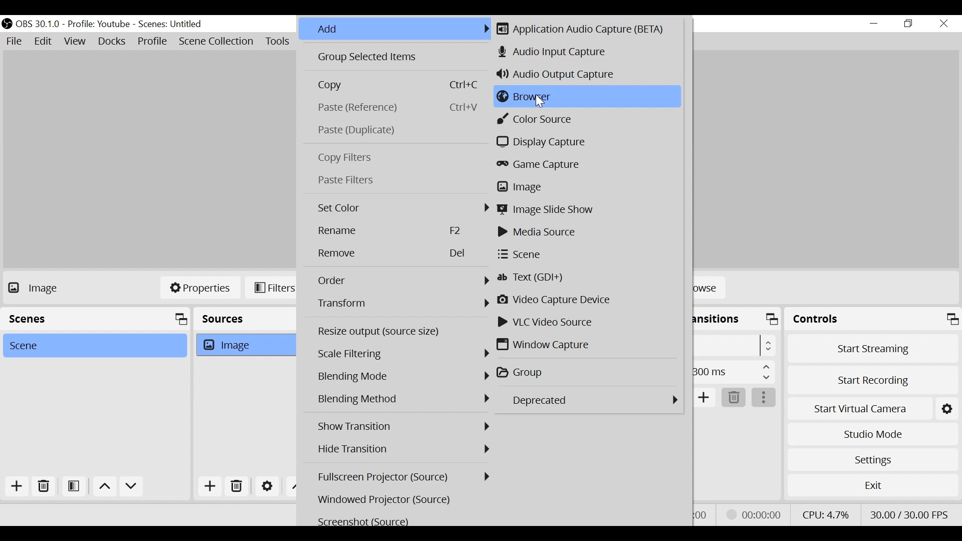  I want to click on Controls, so click(874, 318).